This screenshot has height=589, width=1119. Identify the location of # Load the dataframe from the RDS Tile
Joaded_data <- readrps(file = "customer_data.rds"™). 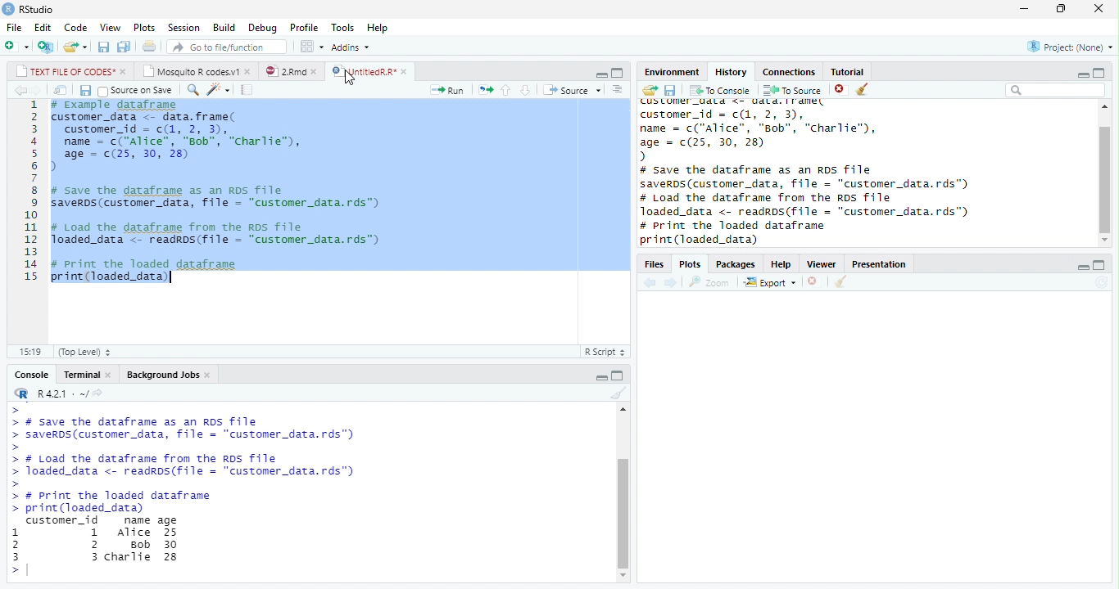
(813, 205).